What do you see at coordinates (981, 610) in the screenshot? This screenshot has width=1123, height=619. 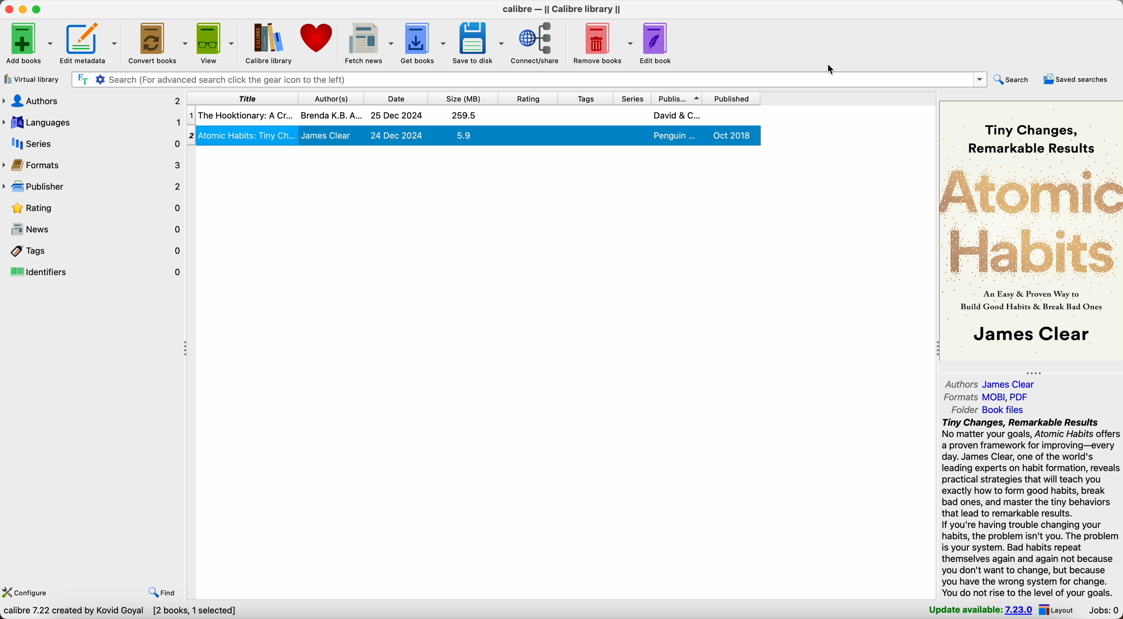 I see `update available` at bounding box center [981, 610].